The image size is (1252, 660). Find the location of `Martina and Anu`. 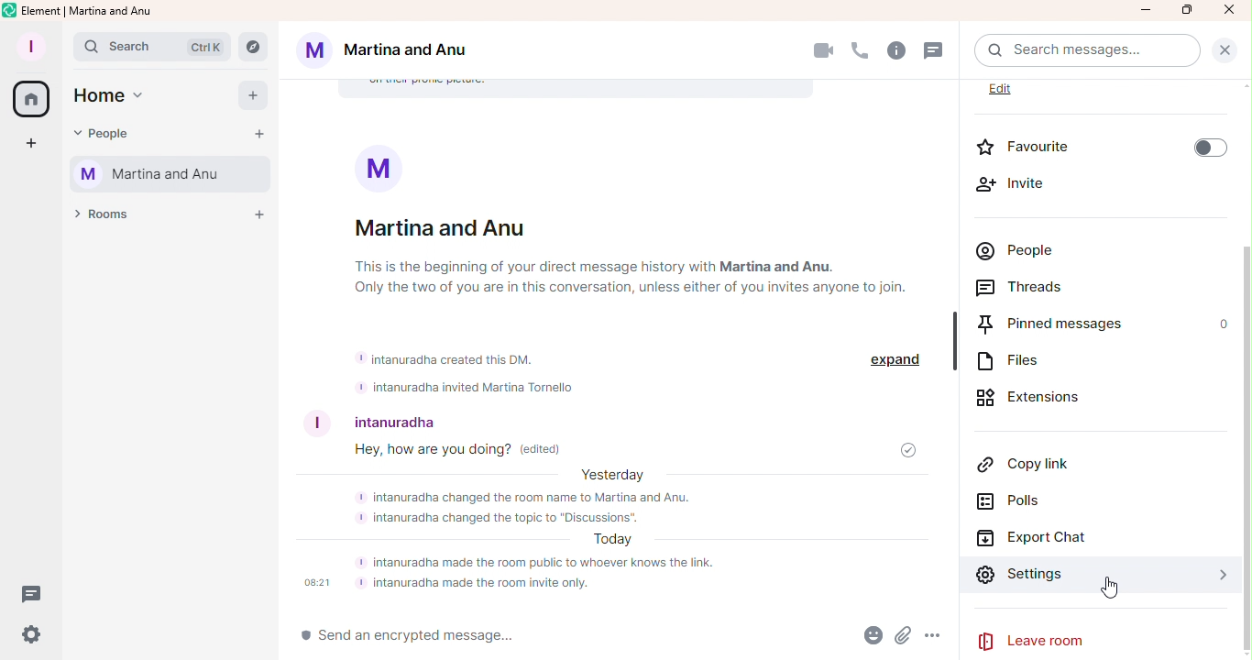

Martina and Anu is located at coordinates (398, 50).